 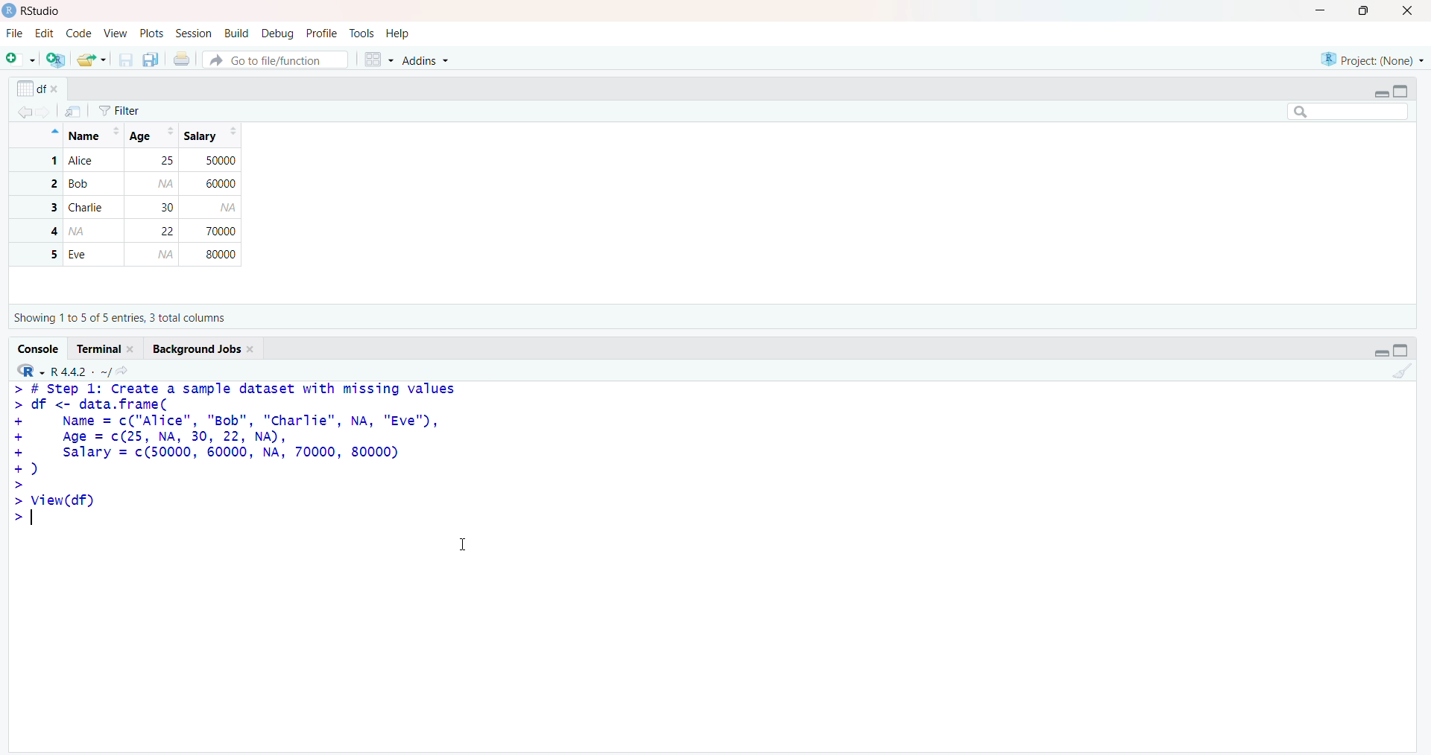 I want to click on Console, so click(x=37, y=348).